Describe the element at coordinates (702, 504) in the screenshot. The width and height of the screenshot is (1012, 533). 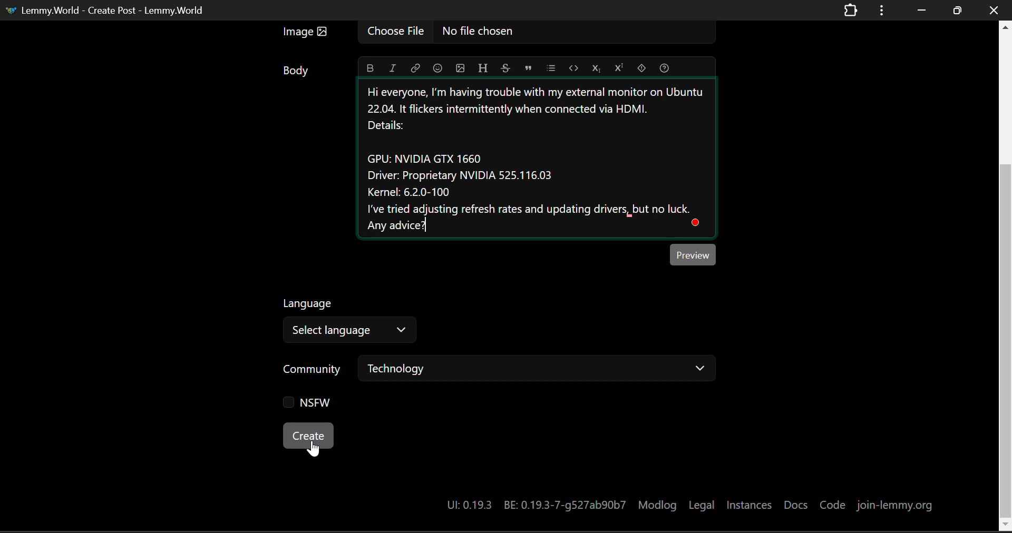
I see `Legal` at that location.